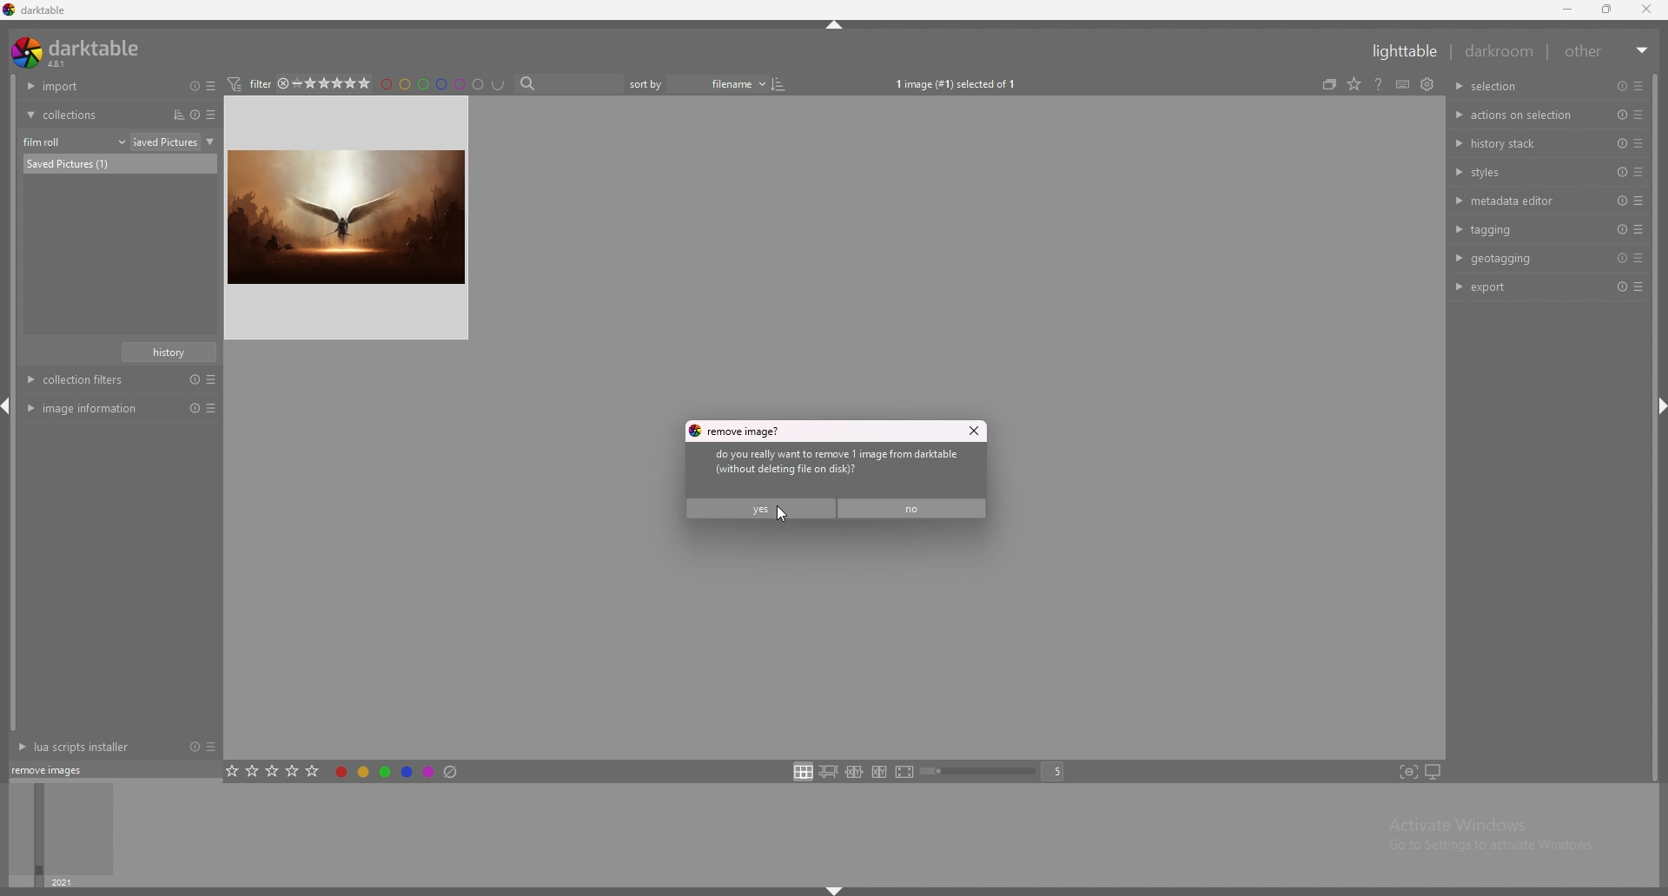 This screenshot has height=896, width=1668. Describe the element at coordinates (915, 508) in the screenshot. I see `no` at that location.